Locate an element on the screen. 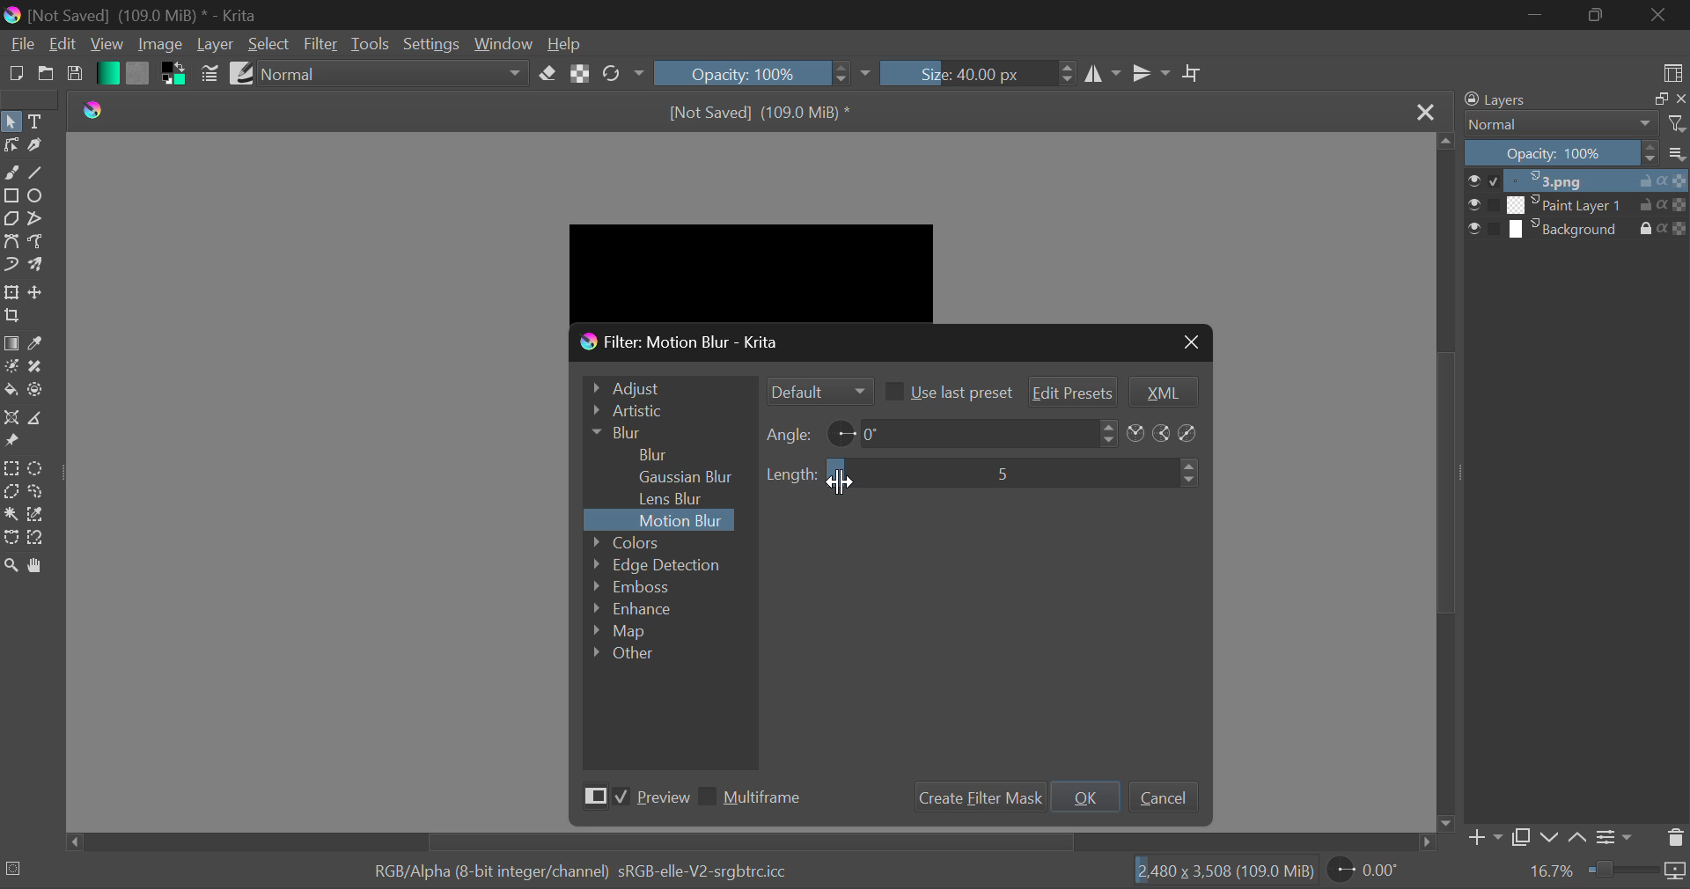  Tools is located at coordinates (370, 45).